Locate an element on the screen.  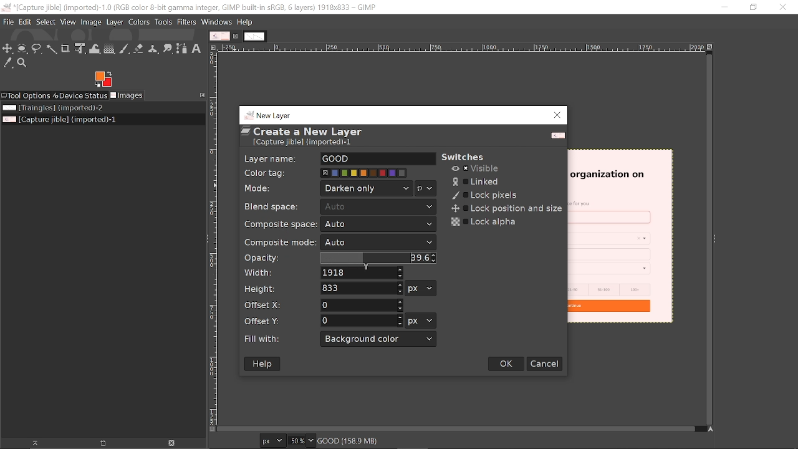
Edit is located at coordinates (25, 22).